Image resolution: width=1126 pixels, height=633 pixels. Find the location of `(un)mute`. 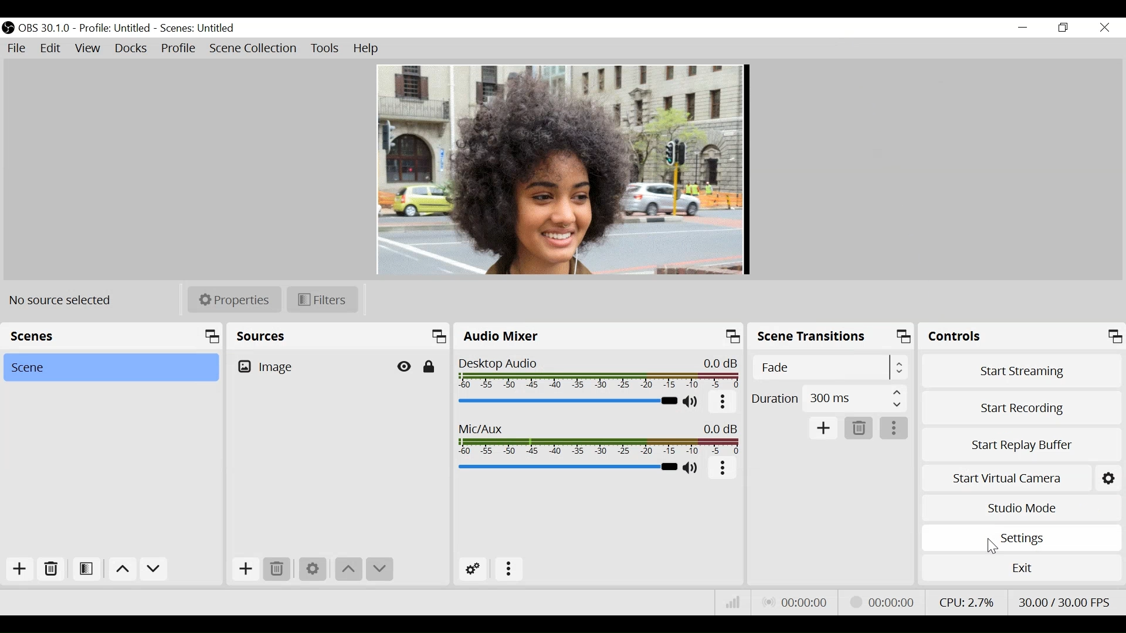

(un)mute is located at coordinates (691, 402).